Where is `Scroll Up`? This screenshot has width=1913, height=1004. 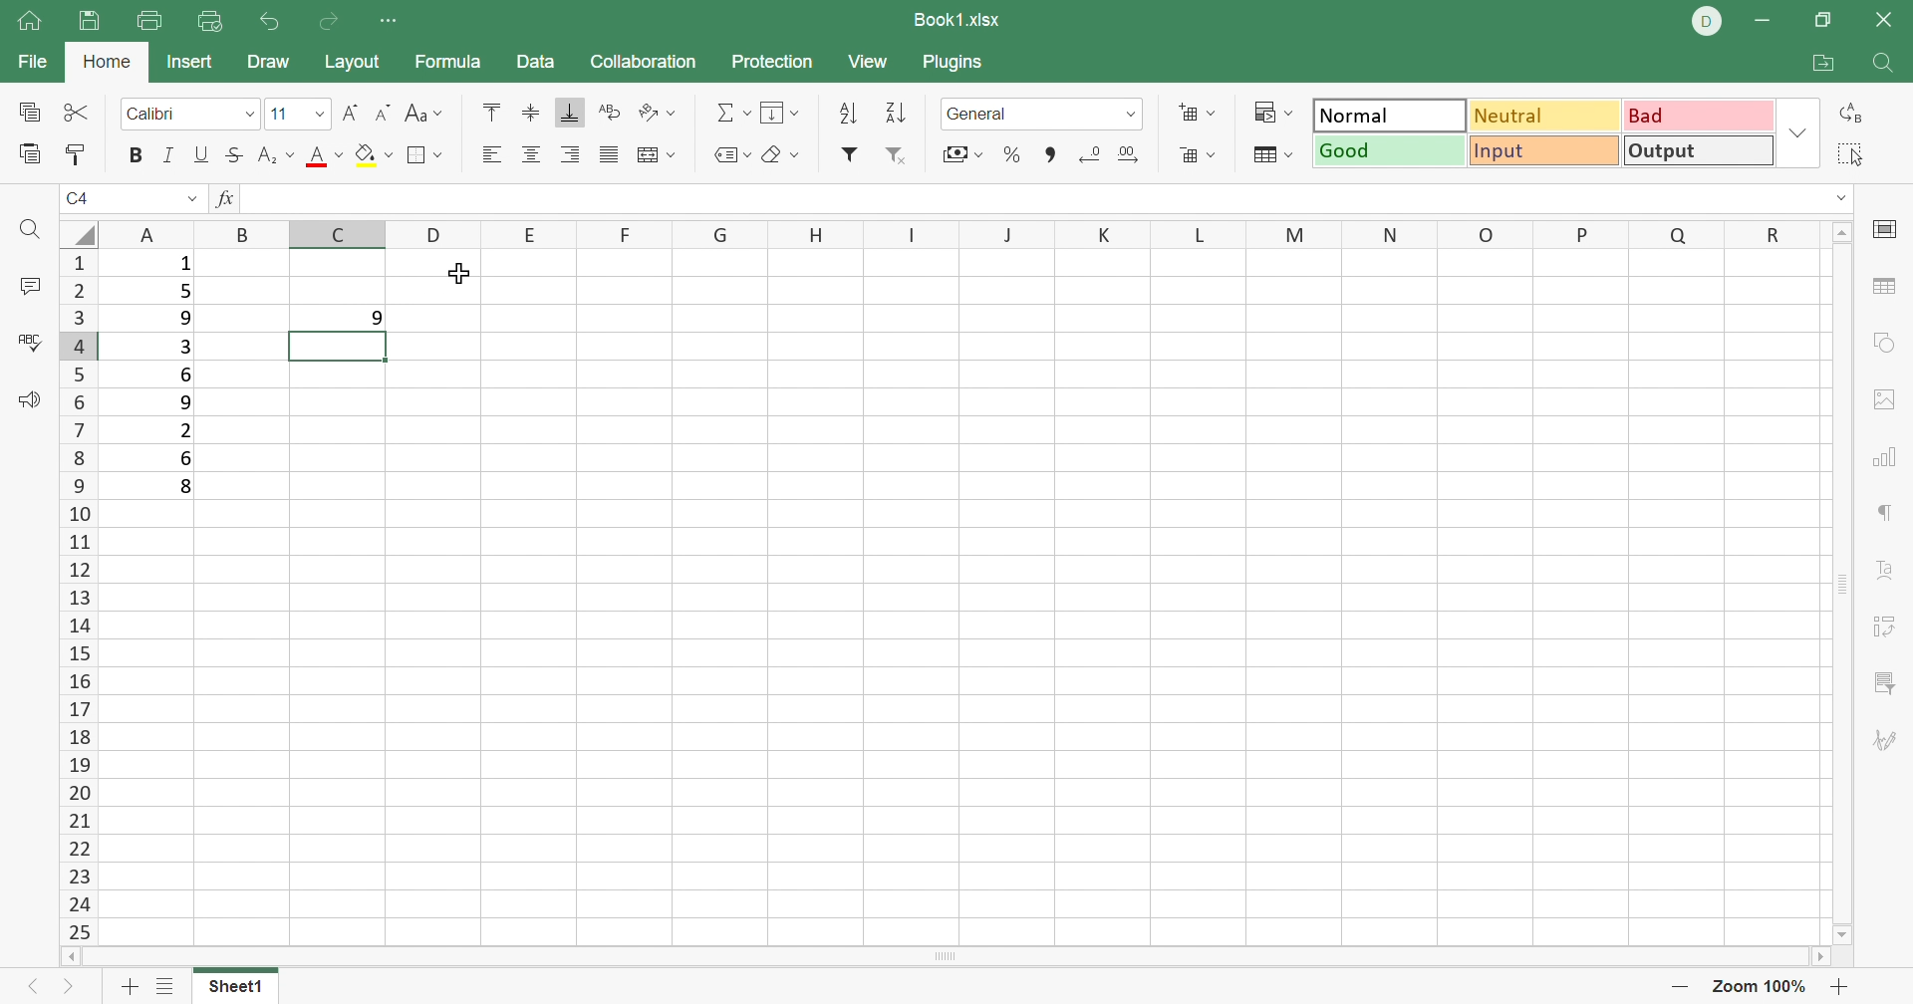
Scroll Up is located at coordinates (1839, 232).